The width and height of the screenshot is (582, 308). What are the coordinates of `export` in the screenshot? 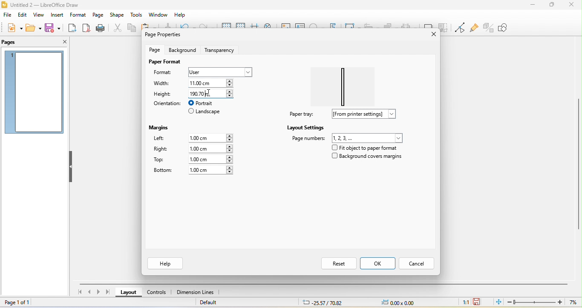 It's located at (72, 29).